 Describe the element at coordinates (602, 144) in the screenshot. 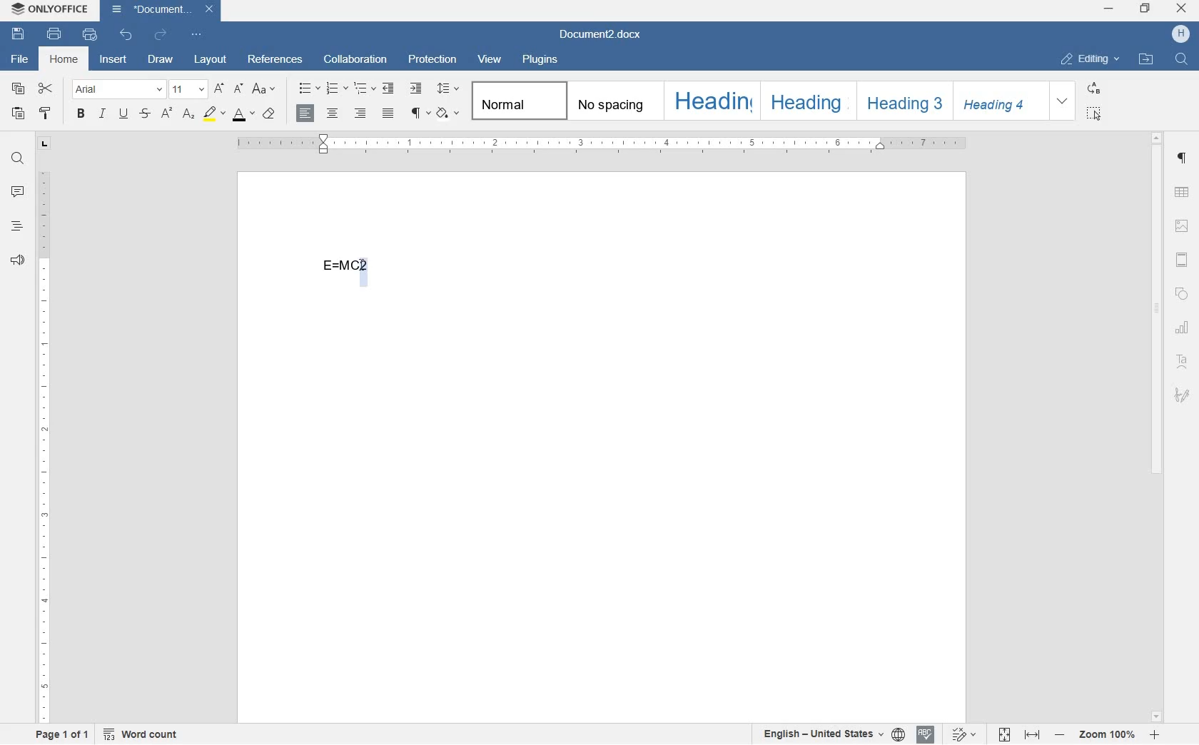

I see `ruler` at that location.